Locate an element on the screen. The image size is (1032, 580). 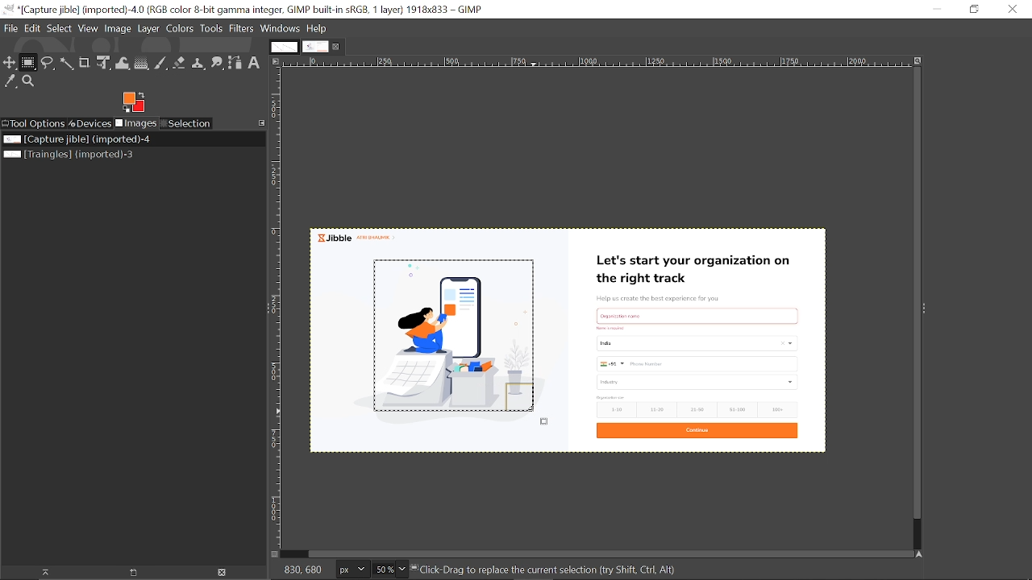
Configure this tab is located at coordinates (261, 123).